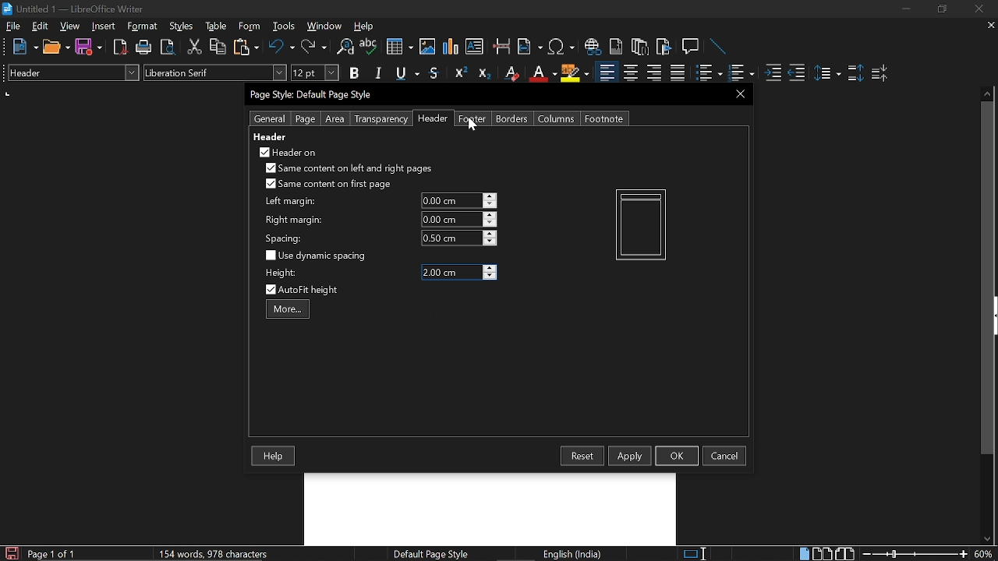  I want to click on Tools, so click(284, 26).